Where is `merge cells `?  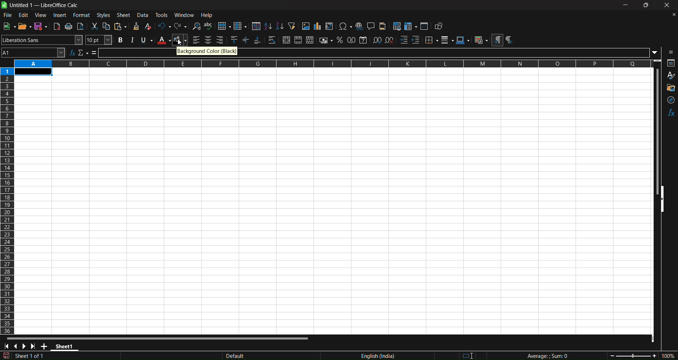 merge cells  is located at coordinates (298, 40).